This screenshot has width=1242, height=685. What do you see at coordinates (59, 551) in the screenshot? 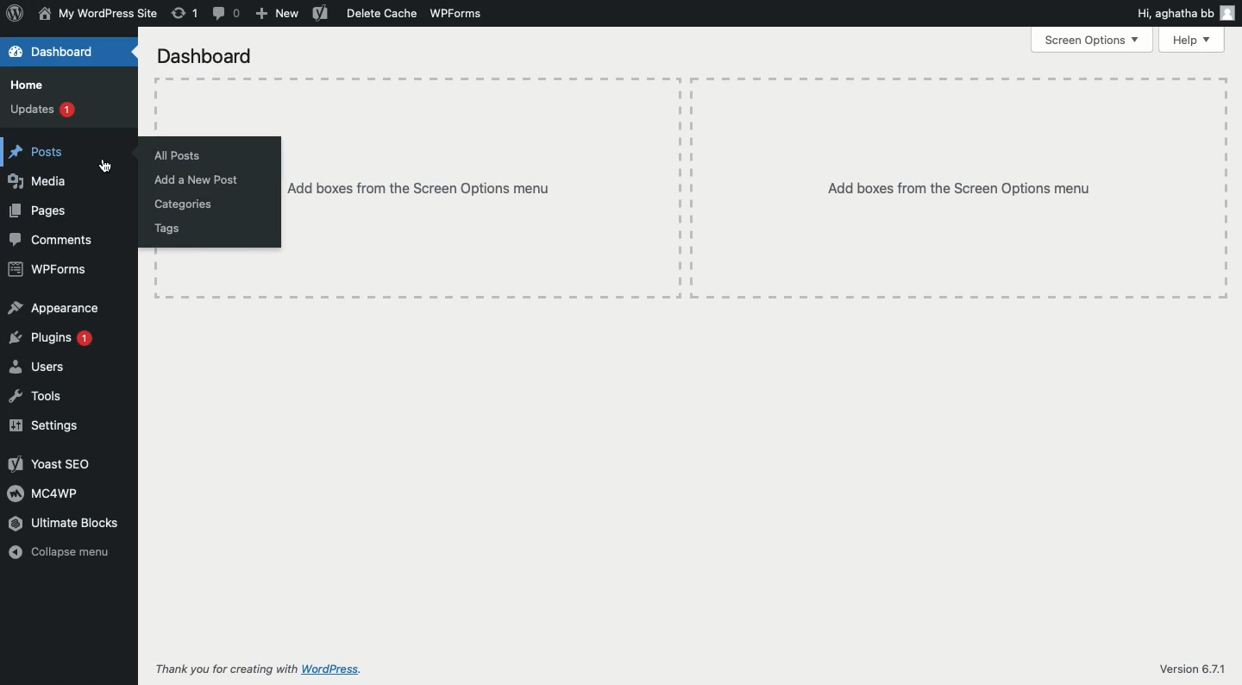
I see `Collapse menu` at bounding box center [59, 551].